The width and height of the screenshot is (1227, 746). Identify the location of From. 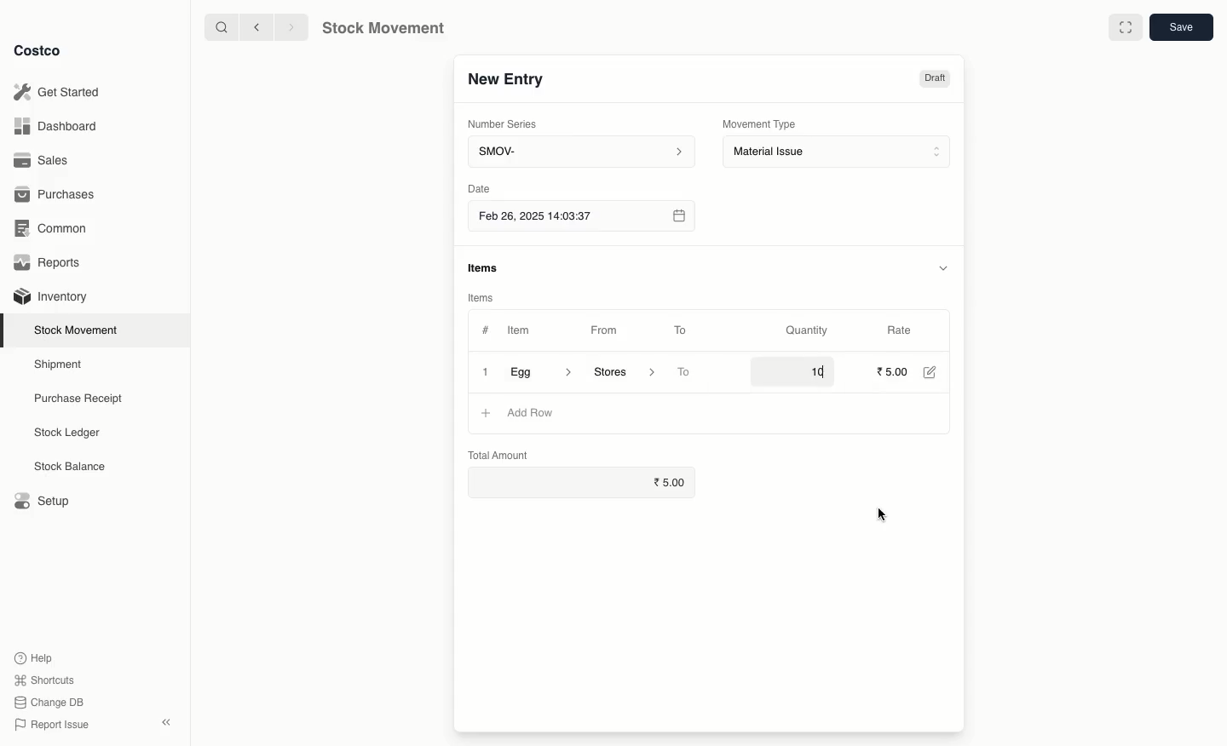
(610, 333).